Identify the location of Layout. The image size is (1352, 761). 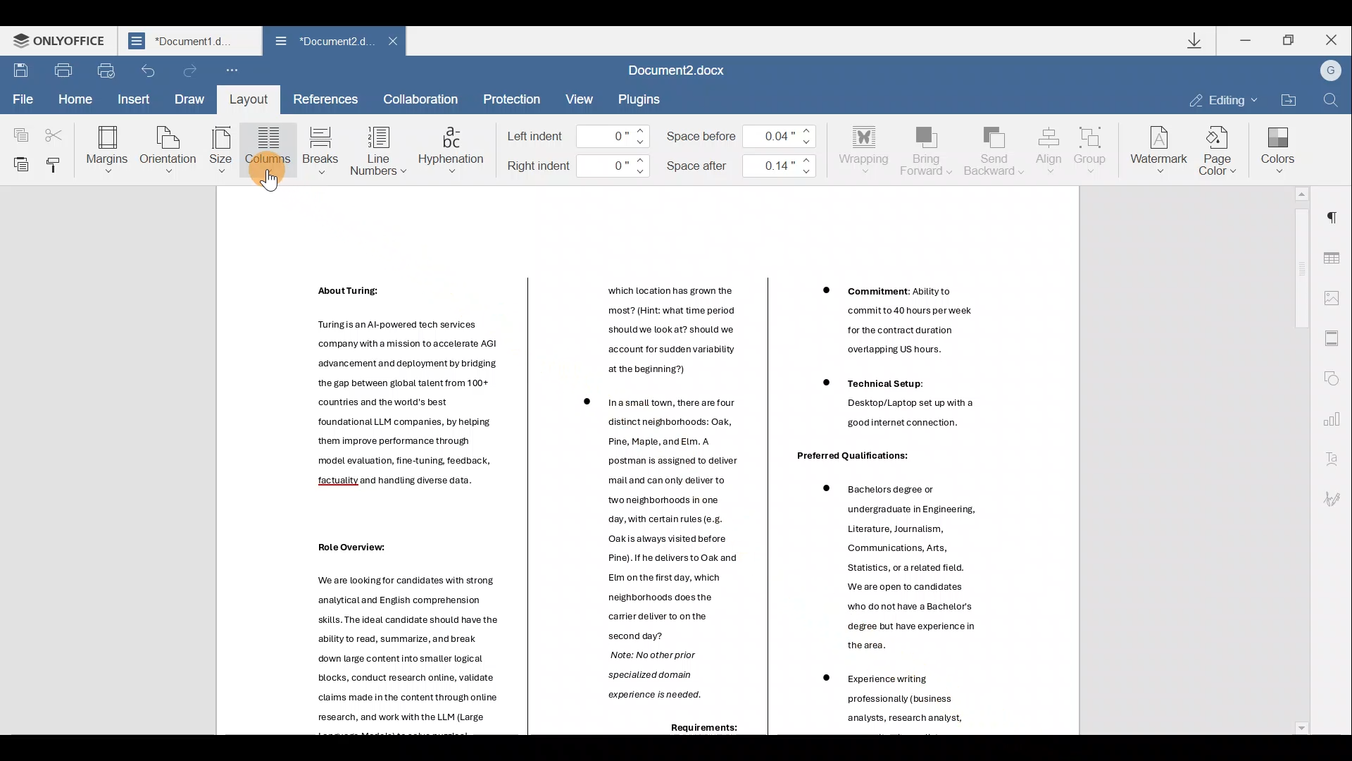
(248, 99).